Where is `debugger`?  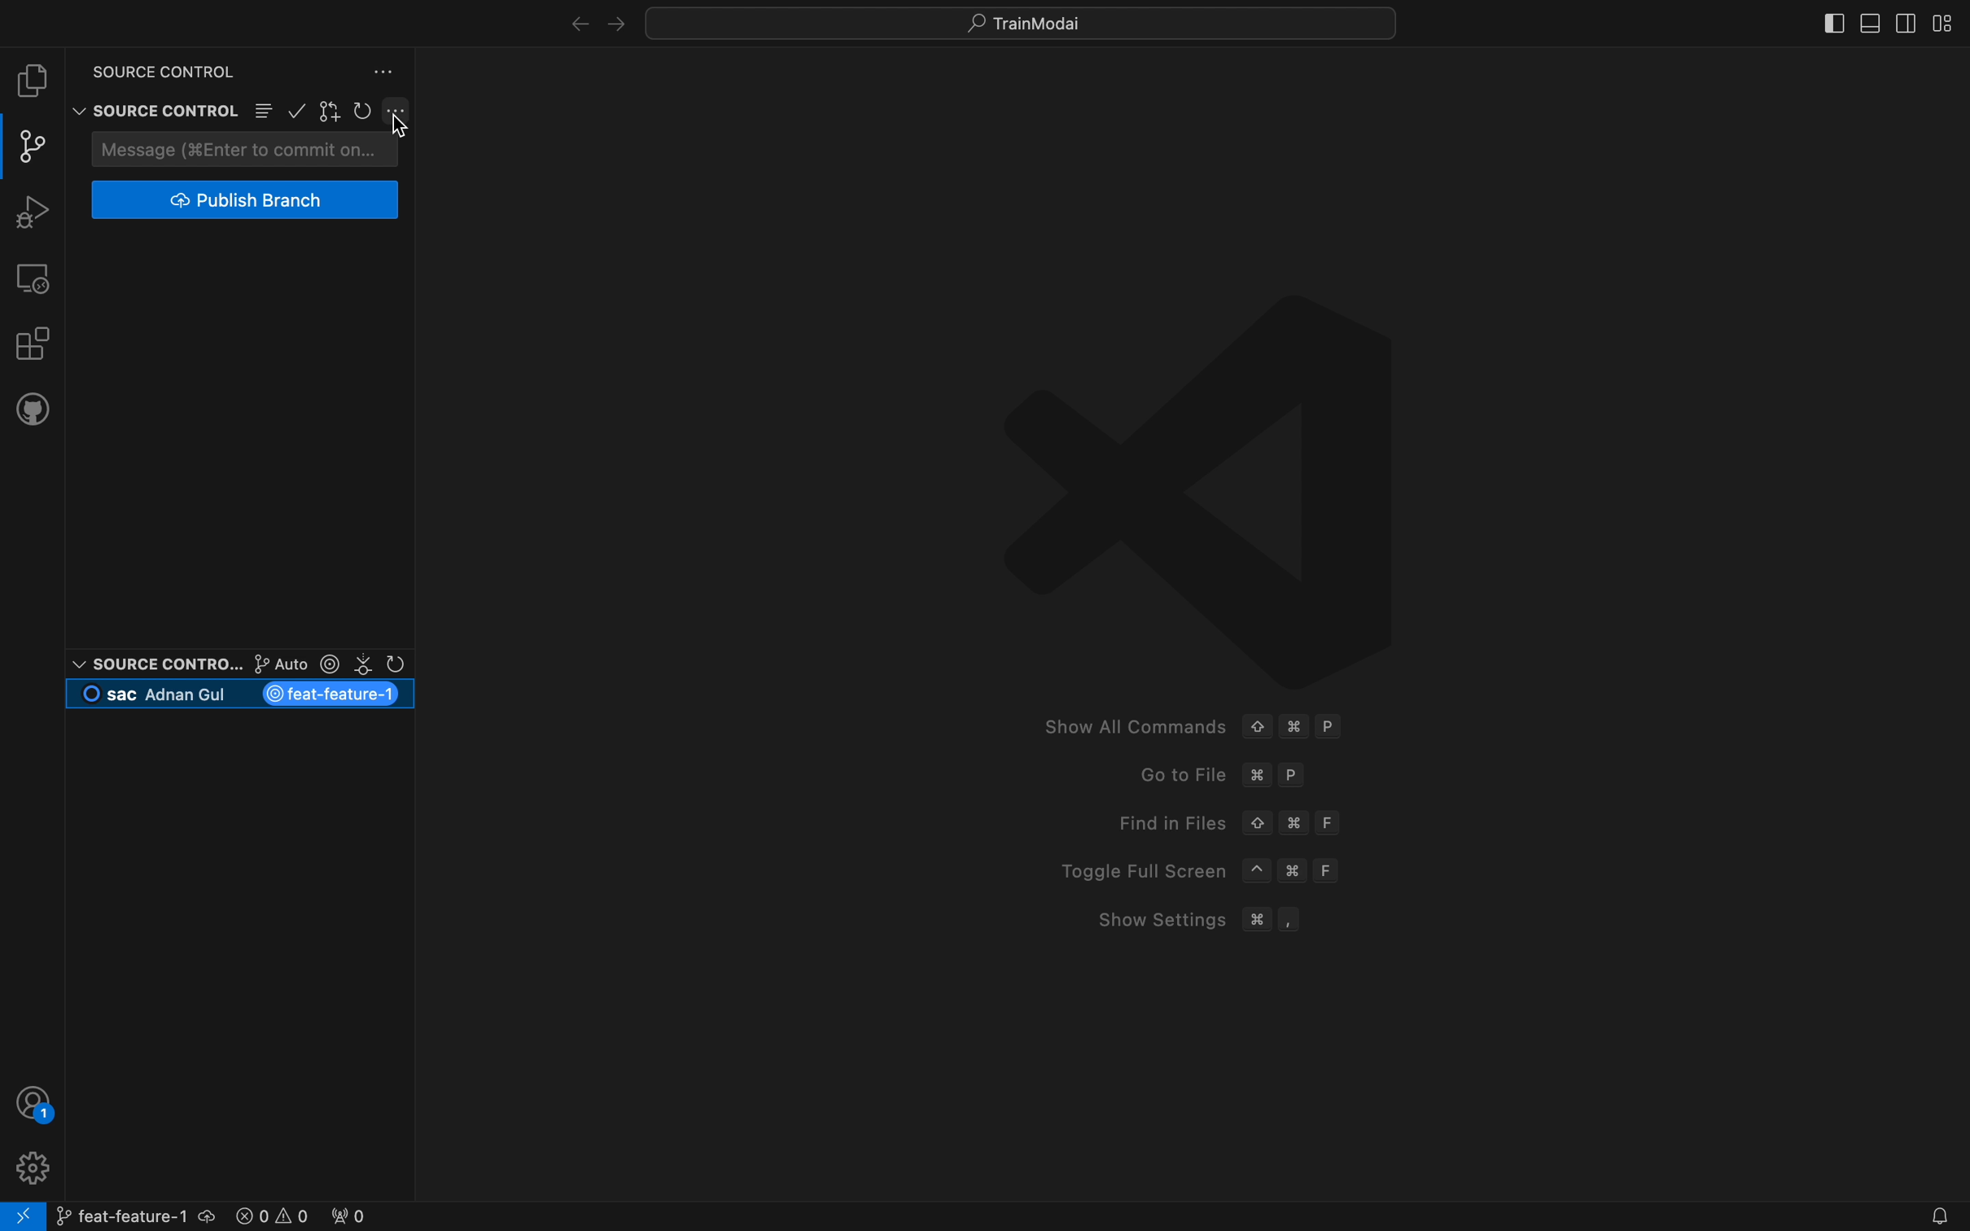
debugger is located at coordinates (32, 209).